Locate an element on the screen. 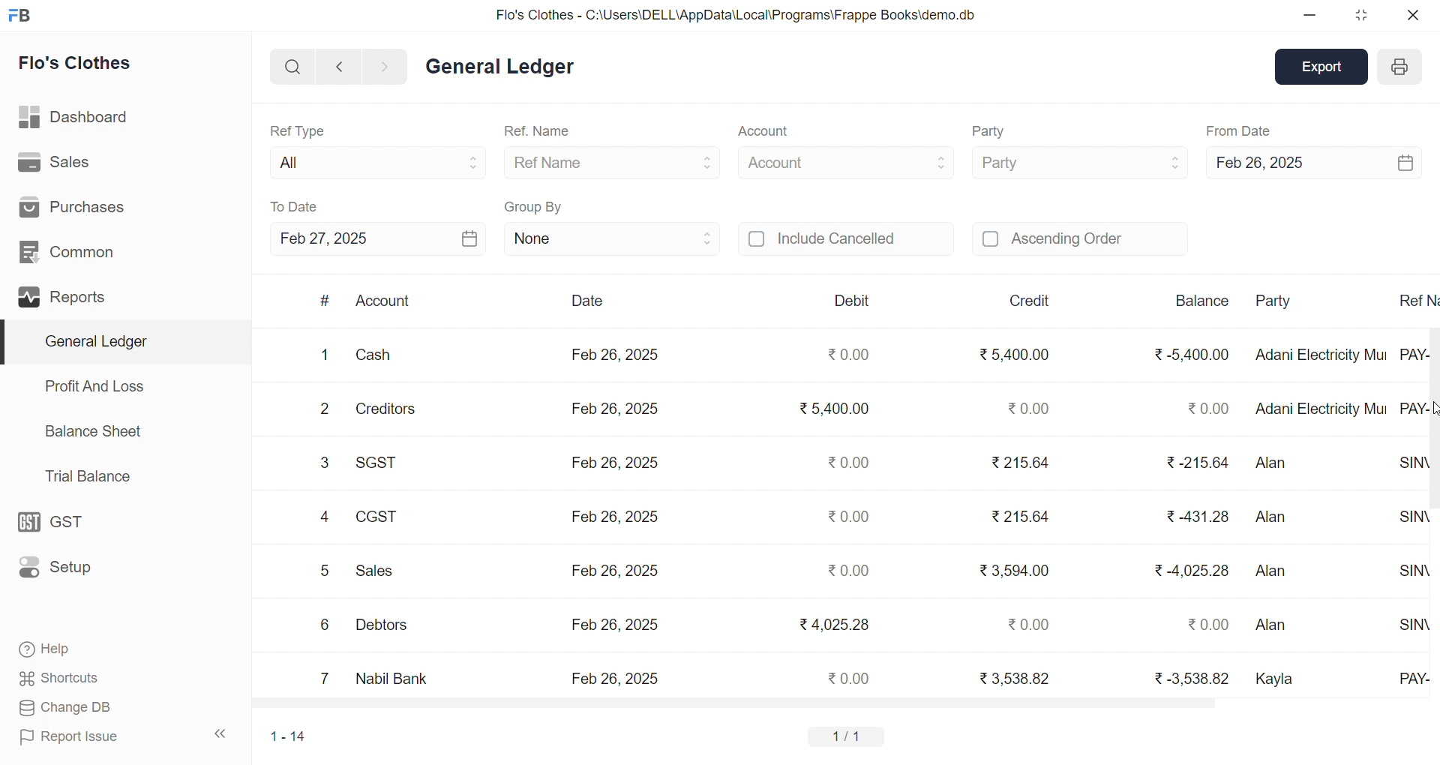 The width and height of the screenshot is (1440, 765). # is located at coordinates (325, 301).